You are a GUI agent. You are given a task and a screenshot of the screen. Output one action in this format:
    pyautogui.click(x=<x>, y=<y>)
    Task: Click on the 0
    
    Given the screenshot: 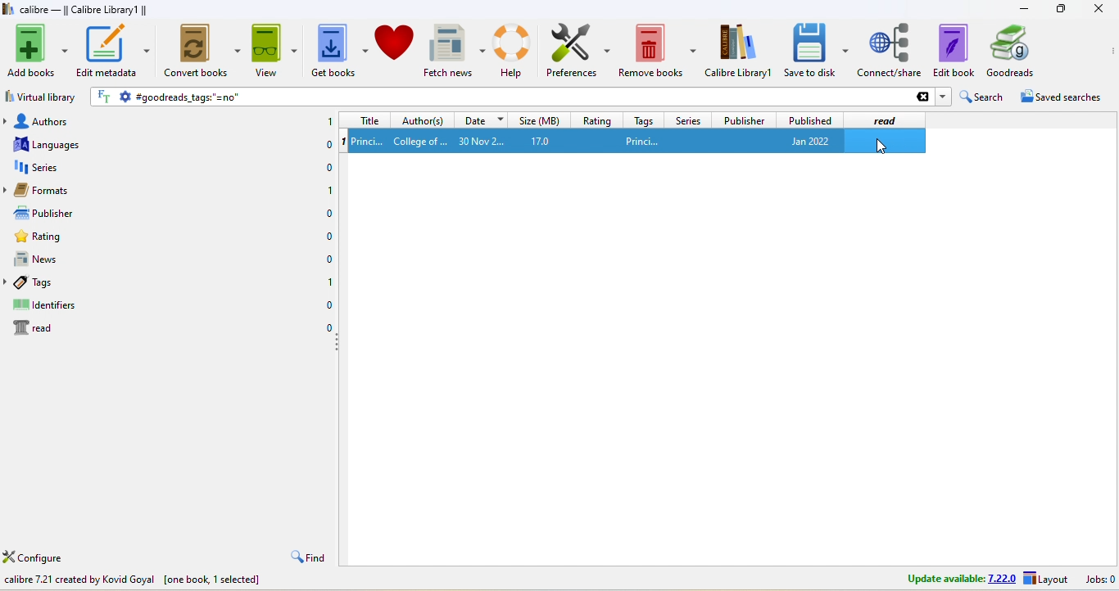 What is the action you would take?
    pyautogui.click(x=328, y=237)
    